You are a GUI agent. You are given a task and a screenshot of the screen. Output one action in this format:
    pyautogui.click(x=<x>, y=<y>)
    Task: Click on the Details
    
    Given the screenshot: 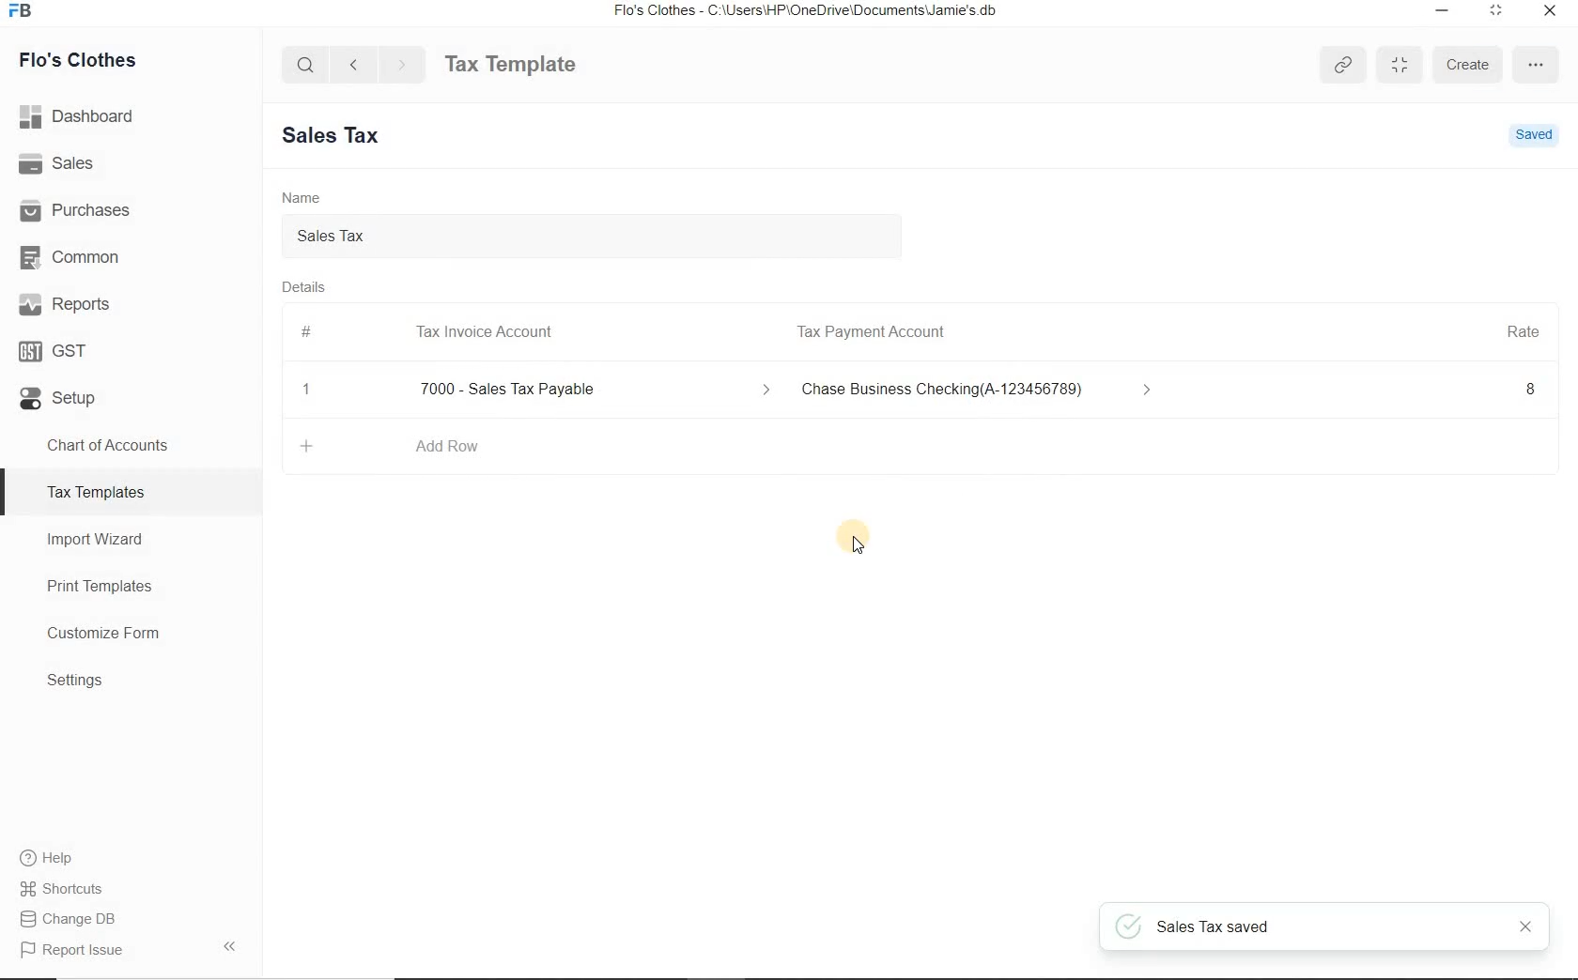 What is the action you would take?
    pyautogui.click(x=304, y=286)
    